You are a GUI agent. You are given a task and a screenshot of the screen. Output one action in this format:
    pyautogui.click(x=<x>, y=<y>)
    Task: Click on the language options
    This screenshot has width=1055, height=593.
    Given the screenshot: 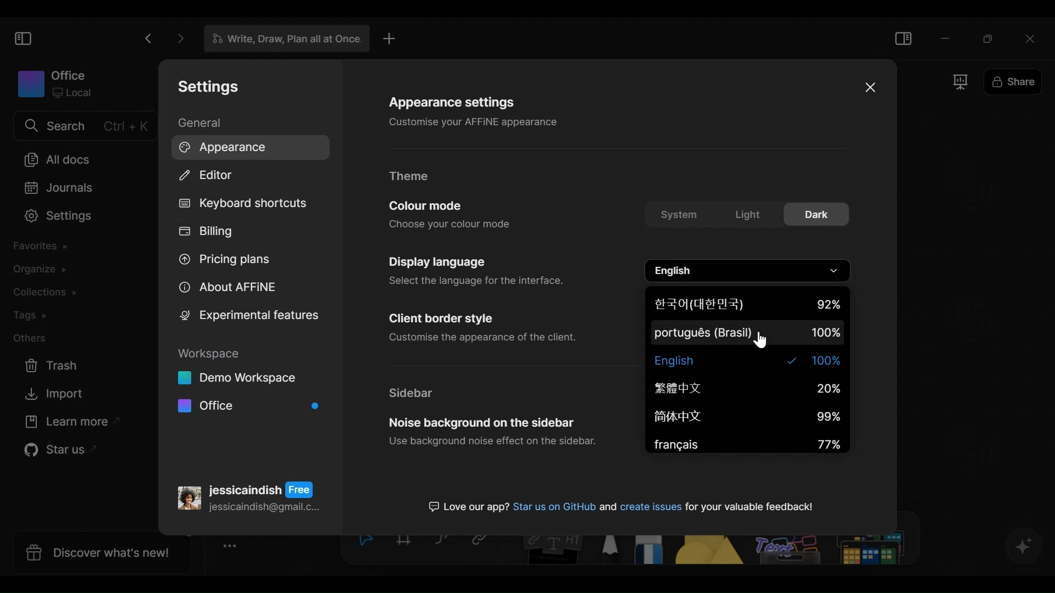 What is the action you would take?
    pyautogui.click(x=749, y=271)
    